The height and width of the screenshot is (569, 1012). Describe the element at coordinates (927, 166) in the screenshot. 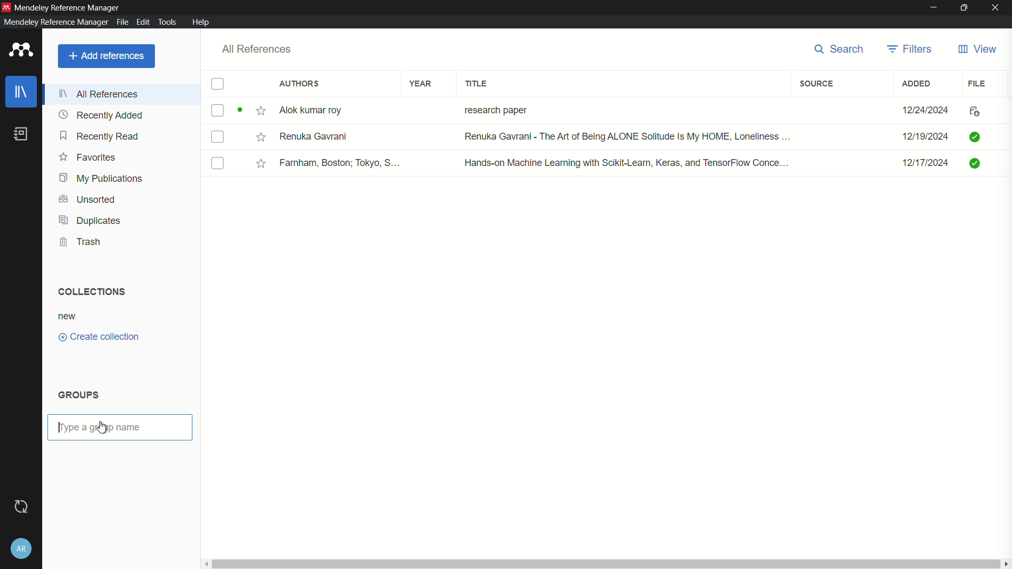

I see `Date` at that location.